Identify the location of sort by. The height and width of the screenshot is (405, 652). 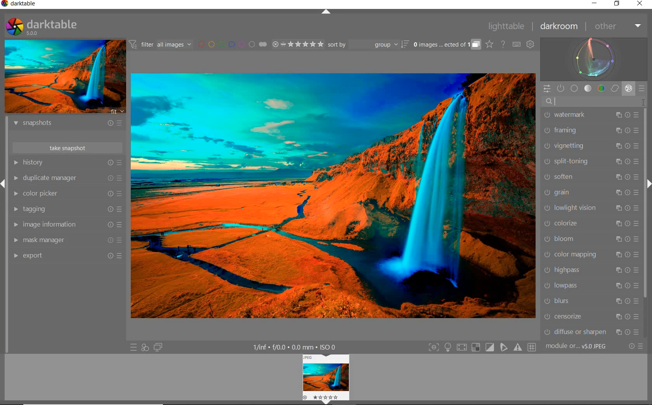
(368, 44).